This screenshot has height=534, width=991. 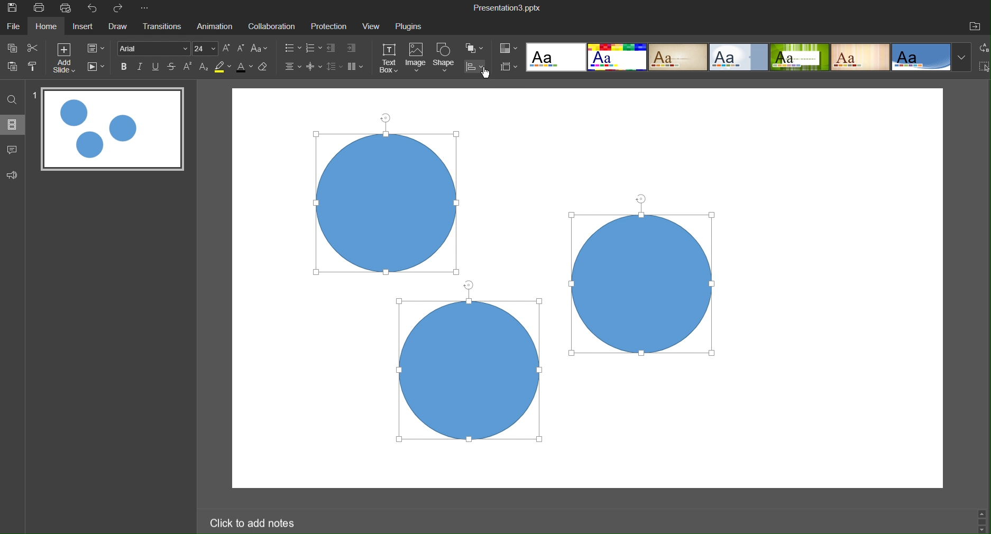 What do you see at coordinates (300, 49) in the screenshot?
I see `Lists` at bounding box center [300, 49].